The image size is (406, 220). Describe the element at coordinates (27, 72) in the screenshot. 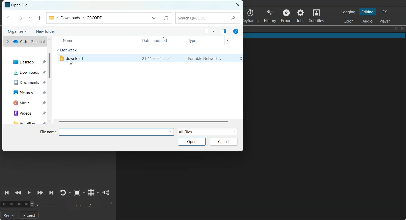

I see `Downloads` at that location.